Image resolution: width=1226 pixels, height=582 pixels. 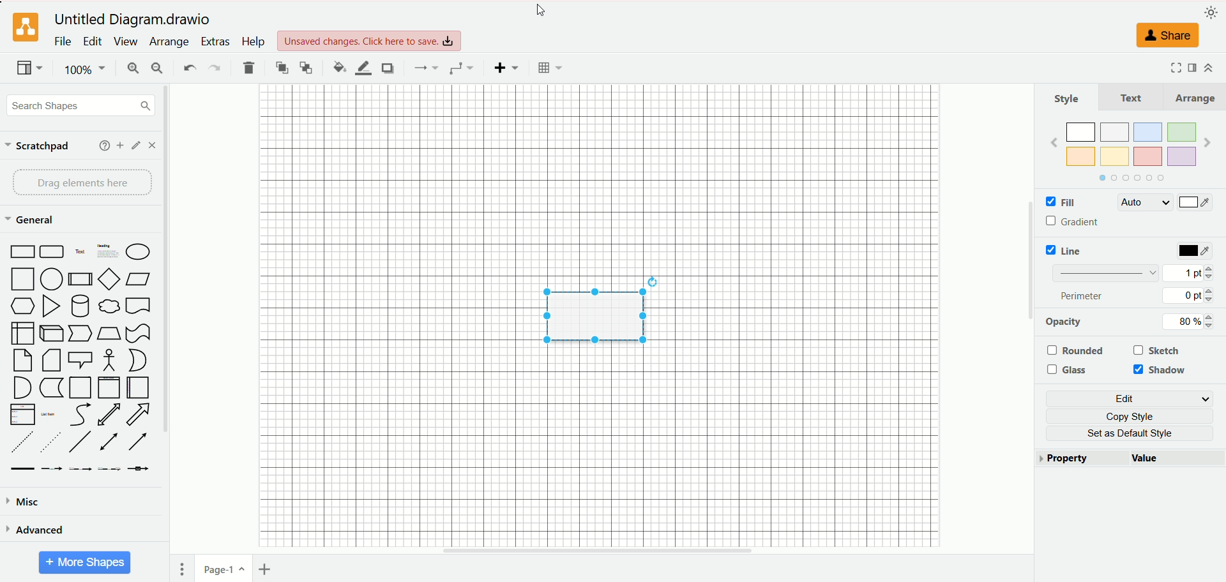 What do you see at coordinates (1177, 459) in the screenshot?
I see `value` at bounding box center [1177, 459].